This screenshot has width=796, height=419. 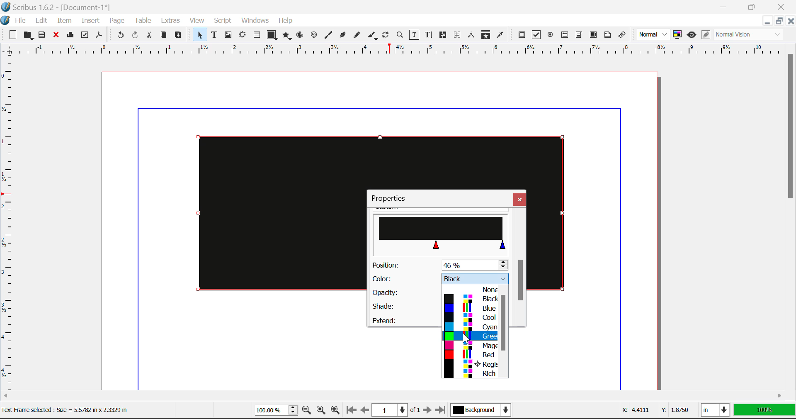 I want to click on Green, so click(x=471, y=336).